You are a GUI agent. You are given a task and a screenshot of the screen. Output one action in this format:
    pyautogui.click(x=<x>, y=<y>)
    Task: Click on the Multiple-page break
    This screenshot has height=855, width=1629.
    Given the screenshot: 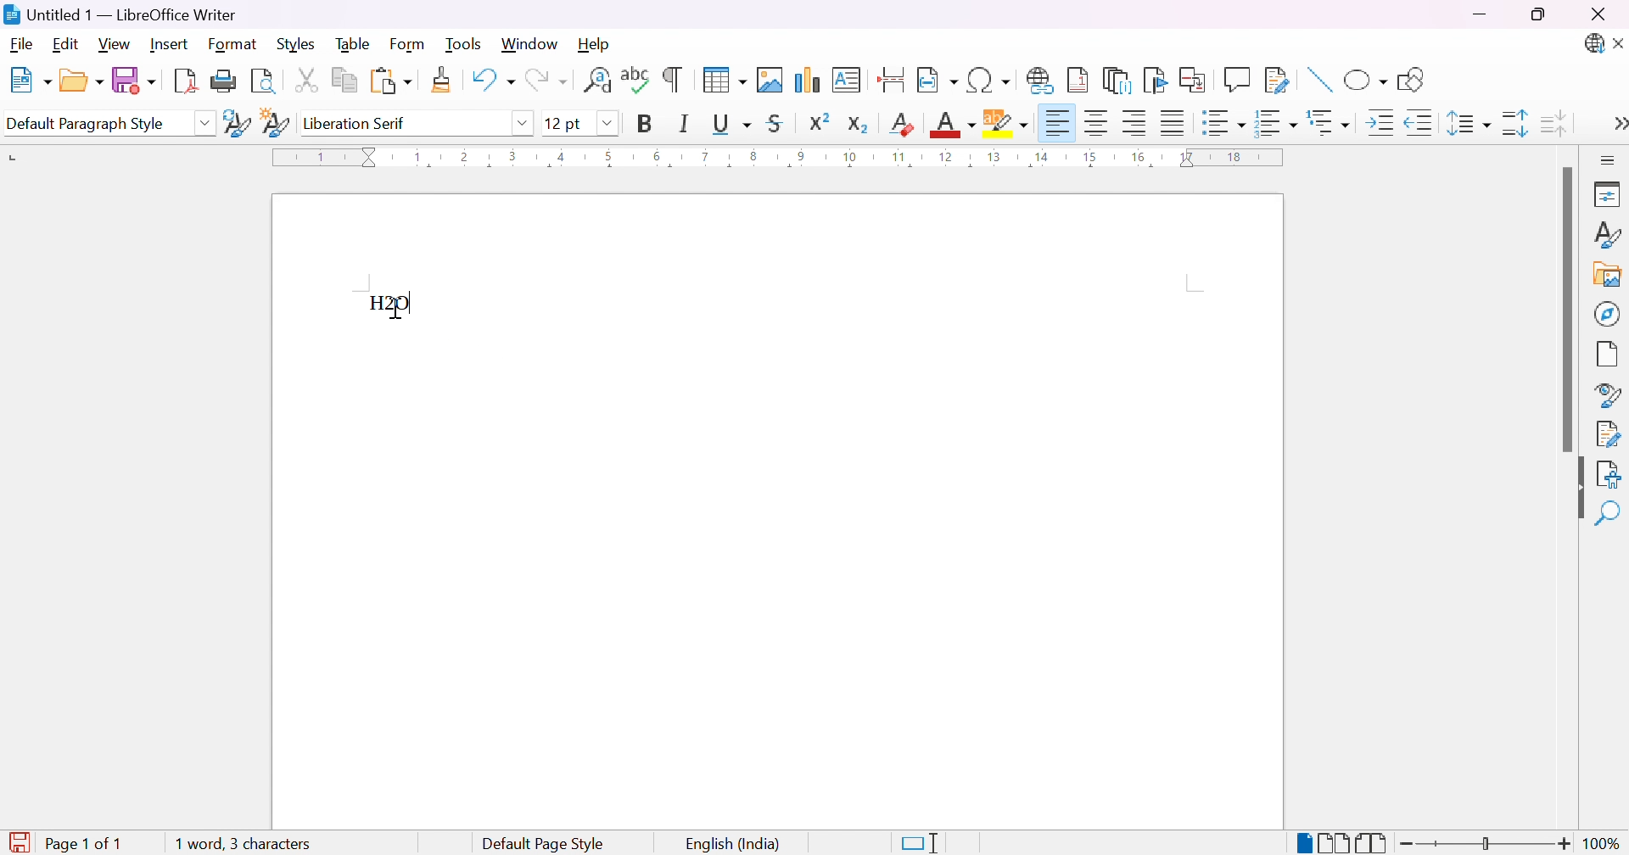 What is the action you would take?
    pyautogui.click(x=1333, y=845)
    